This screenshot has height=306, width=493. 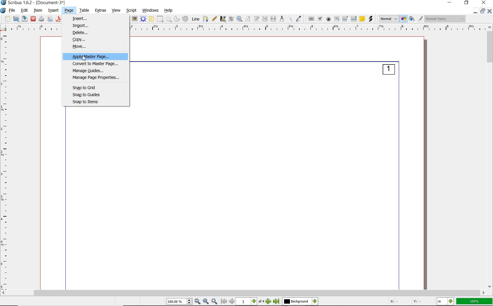 What do you see at coordinates (476, 11) in the screenshot?
I see `Minimize` at bounding box center [476, 11].